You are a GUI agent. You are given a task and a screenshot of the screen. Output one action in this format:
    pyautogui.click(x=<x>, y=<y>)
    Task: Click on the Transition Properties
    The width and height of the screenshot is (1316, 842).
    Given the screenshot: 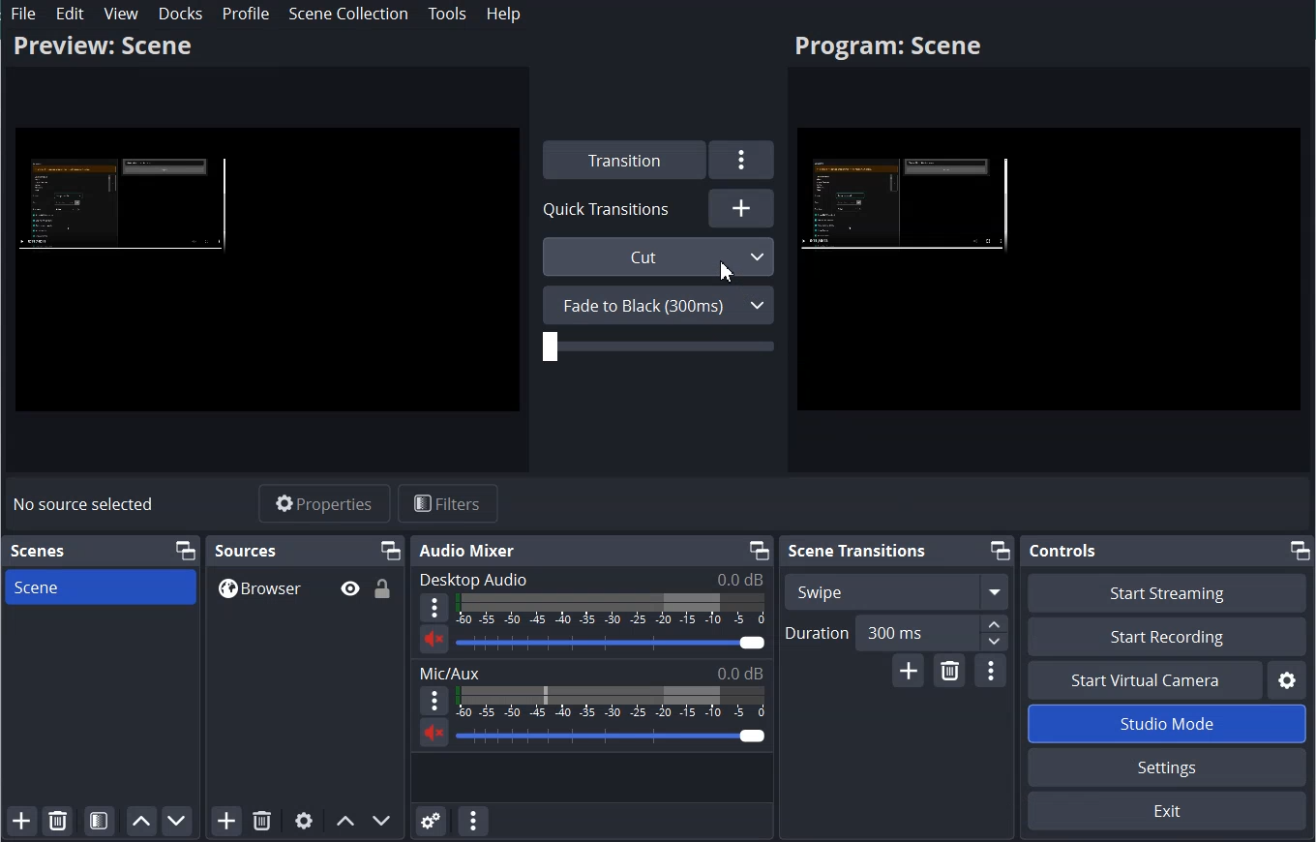 What is the action you would take?
    pyautogui.click(x=990, y=672)
    